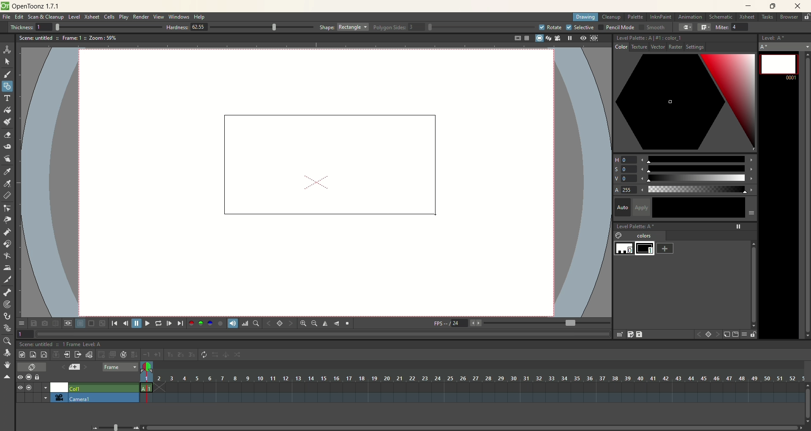 The height and width of the screenshot is (431, 811). Describe the element at coordinates (686, 225) in the screenshot. I see `level palette` at that location.